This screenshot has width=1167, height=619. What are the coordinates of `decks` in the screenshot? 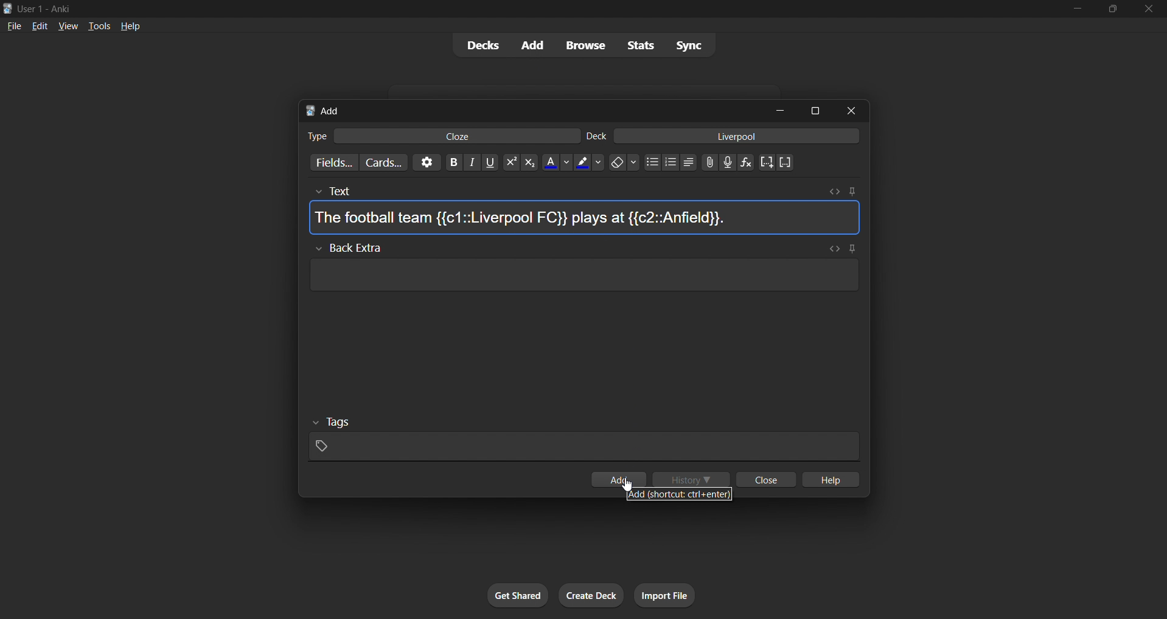 It's located at (481, 44).